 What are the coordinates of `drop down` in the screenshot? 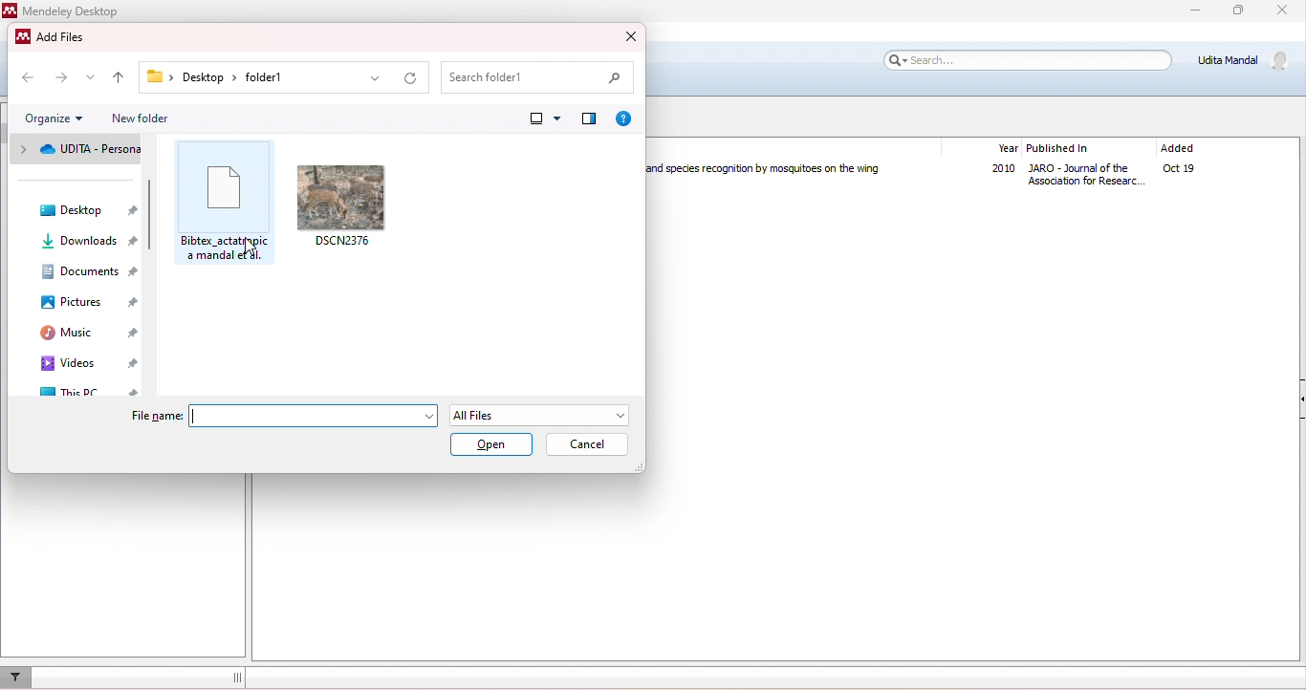 It's located at (429, 416).